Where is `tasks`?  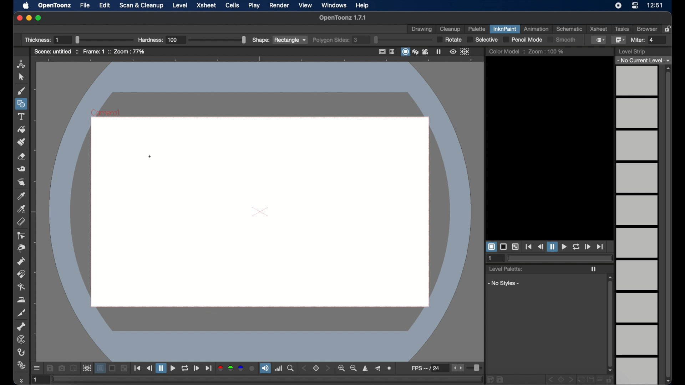 tasks is located at coordinates (621, 29).